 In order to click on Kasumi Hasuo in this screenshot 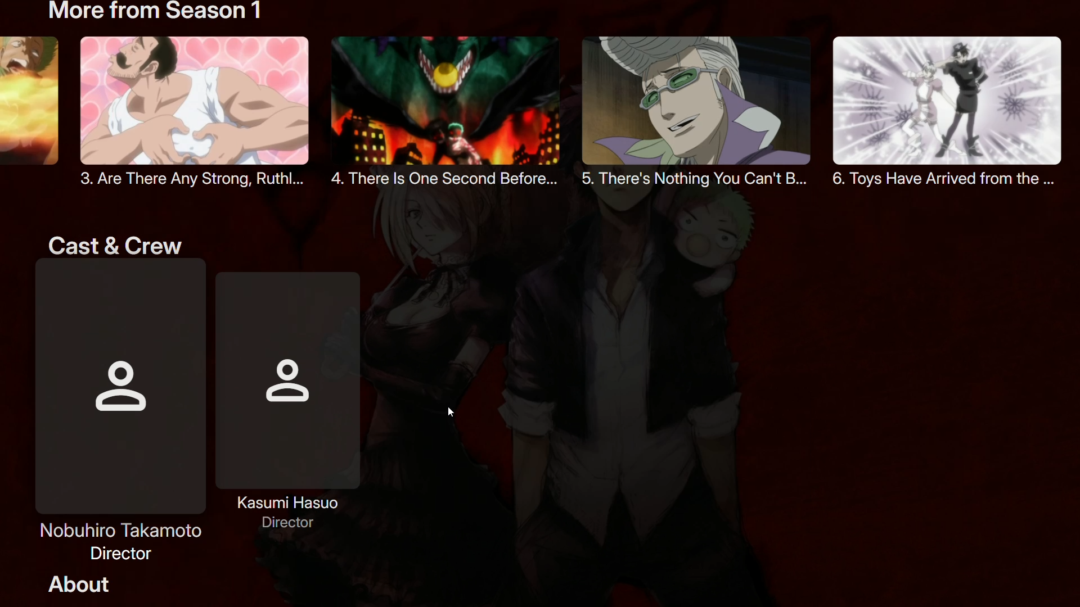, I will do `click(303, 402)`.